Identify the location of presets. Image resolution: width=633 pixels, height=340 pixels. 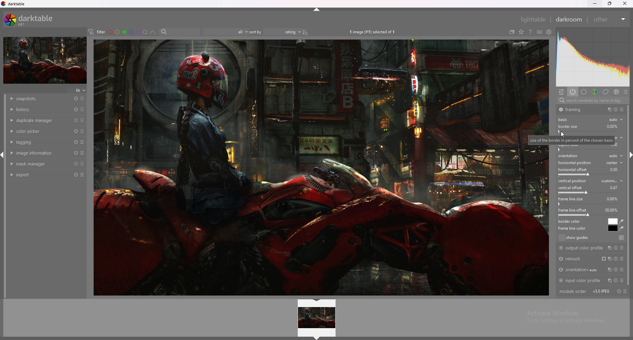
(626, 291).